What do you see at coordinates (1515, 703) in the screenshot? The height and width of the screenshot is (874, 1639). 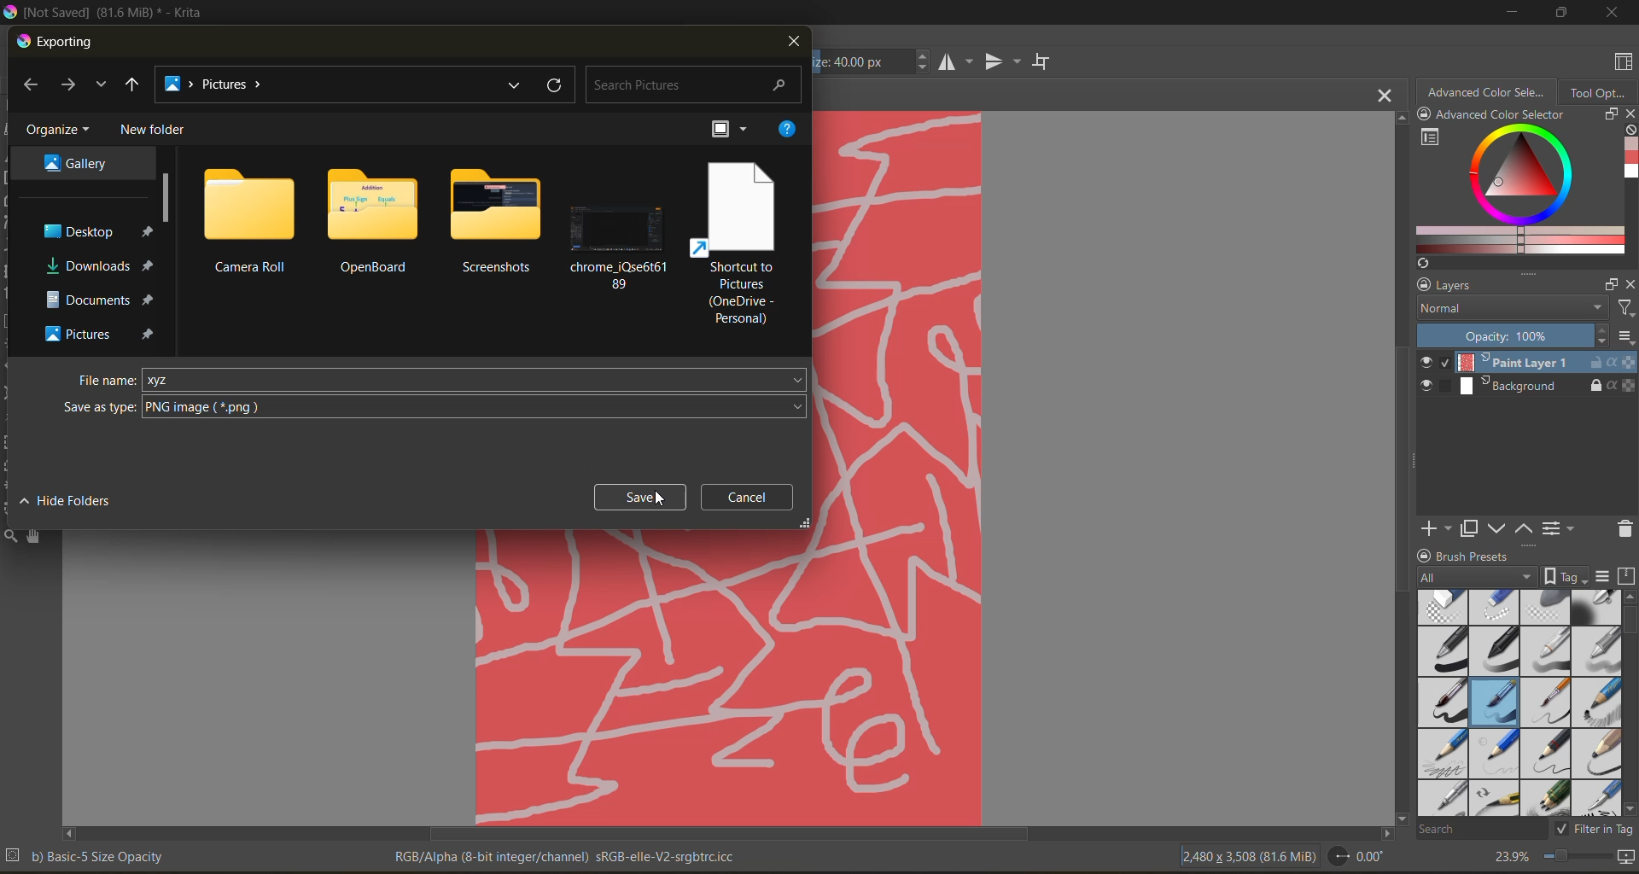 I see `brush presets` at bounding box center [1515, 703].